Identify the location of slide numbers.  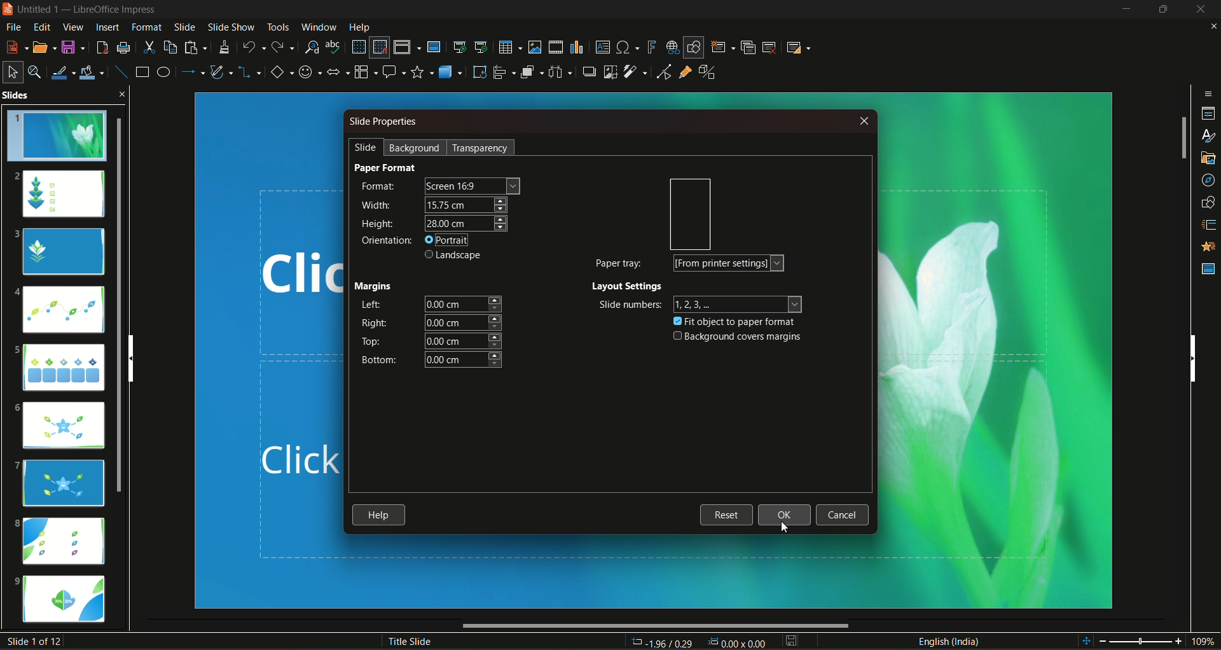
(628, 305).